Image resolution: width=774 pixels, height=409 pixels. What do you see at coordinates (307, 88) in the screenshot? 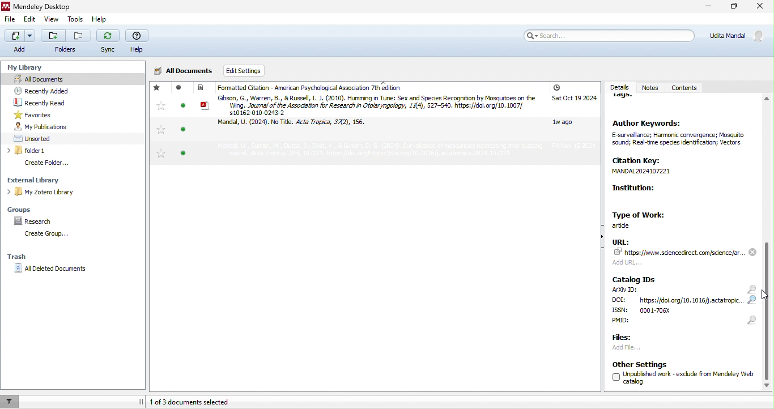
I see `formatted citation` at bounding box center [307, 88].